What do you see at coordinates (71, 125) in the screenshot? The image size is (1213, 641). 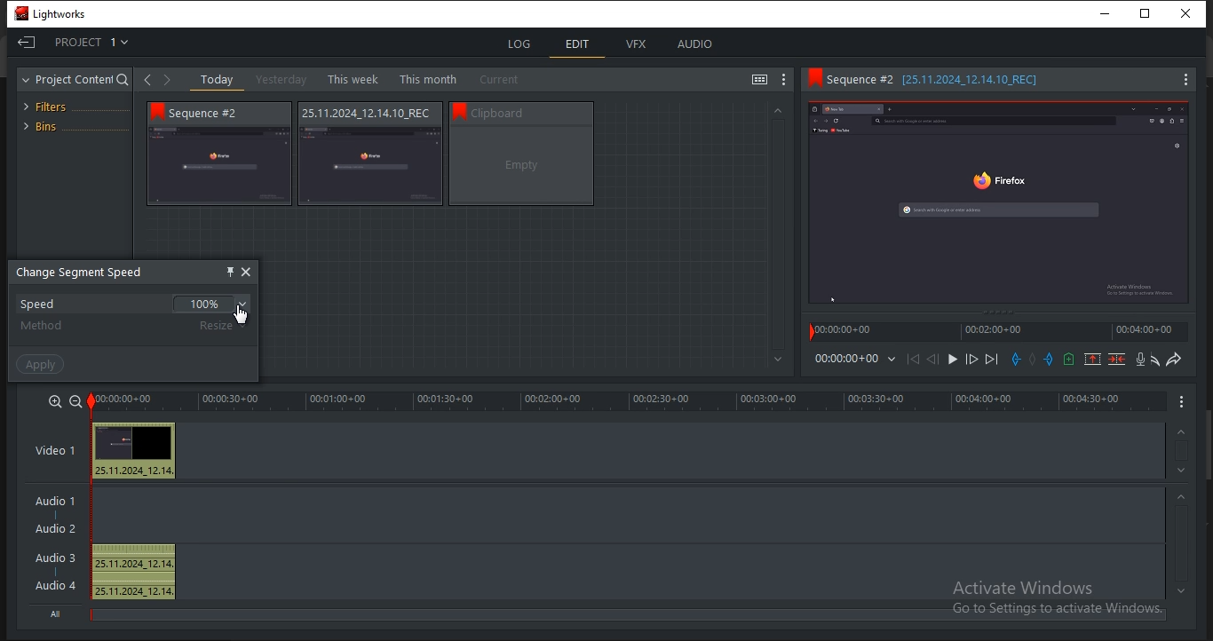 I see `bins` at bounding box center [71, 125].